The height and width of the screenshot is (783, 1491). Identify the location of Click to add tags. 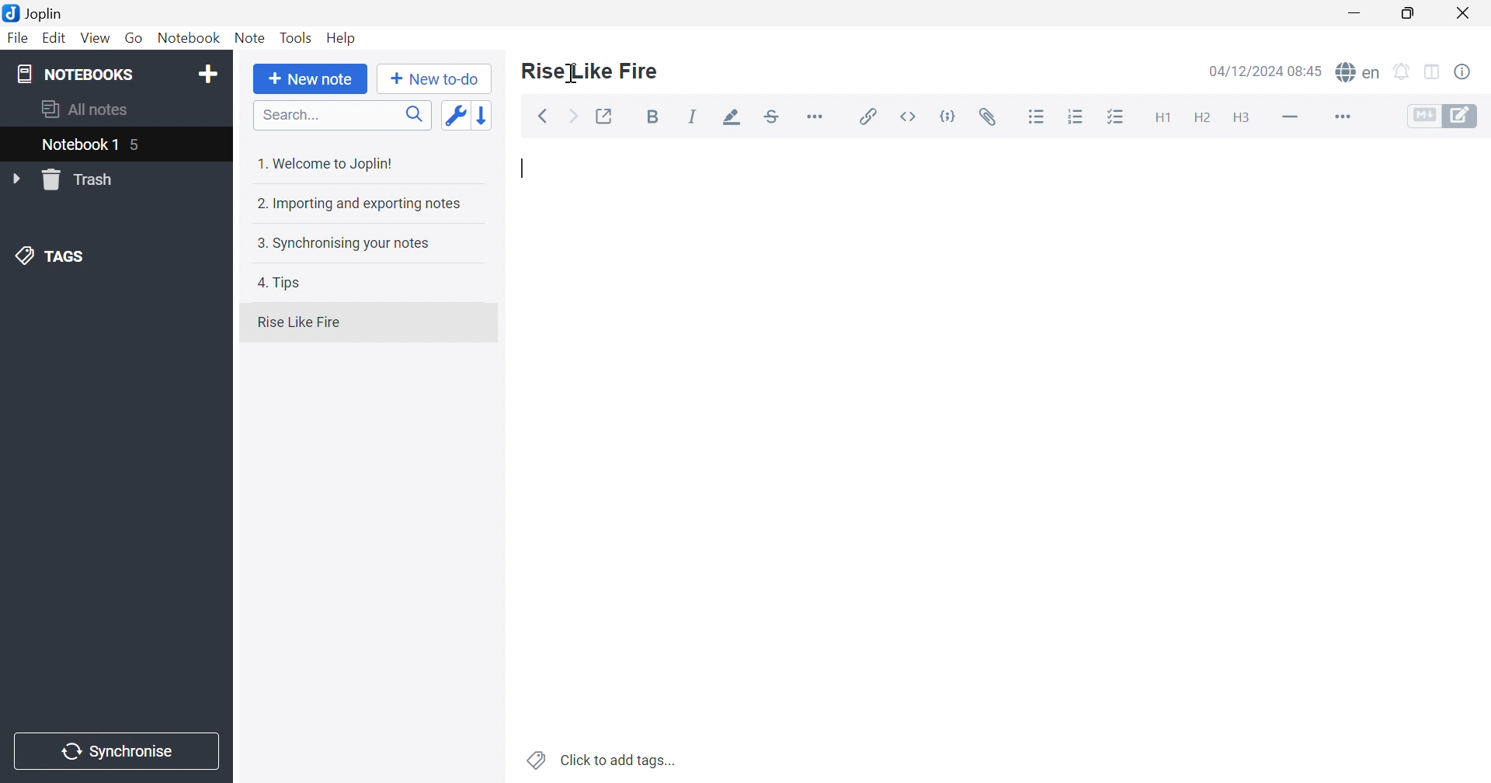
(597, 759).